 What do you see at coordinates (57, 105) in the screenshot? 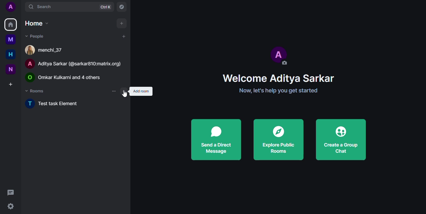
I see `test task element` at bounding box center [57, 105].